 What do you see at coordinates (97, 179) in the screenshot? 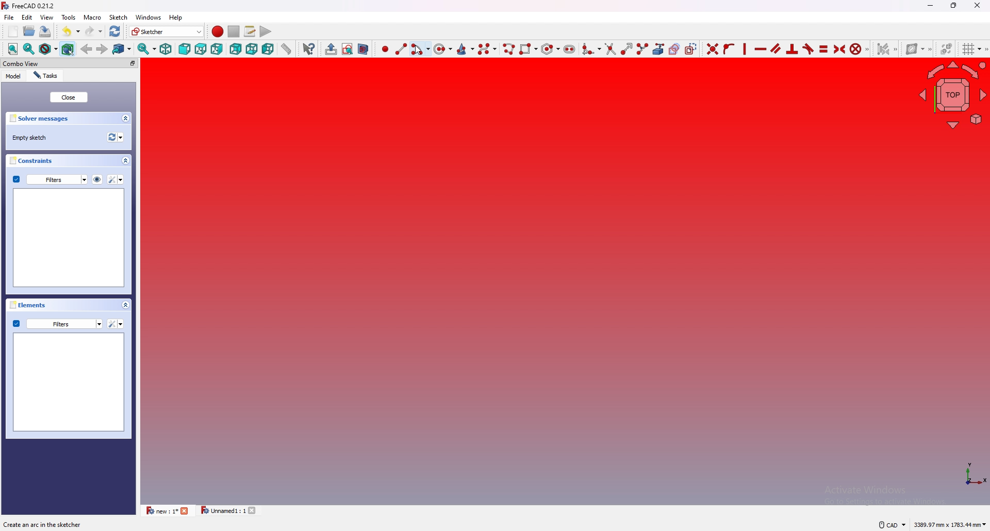
I see `hide all listed constraints` at bounding box center [97, 179].